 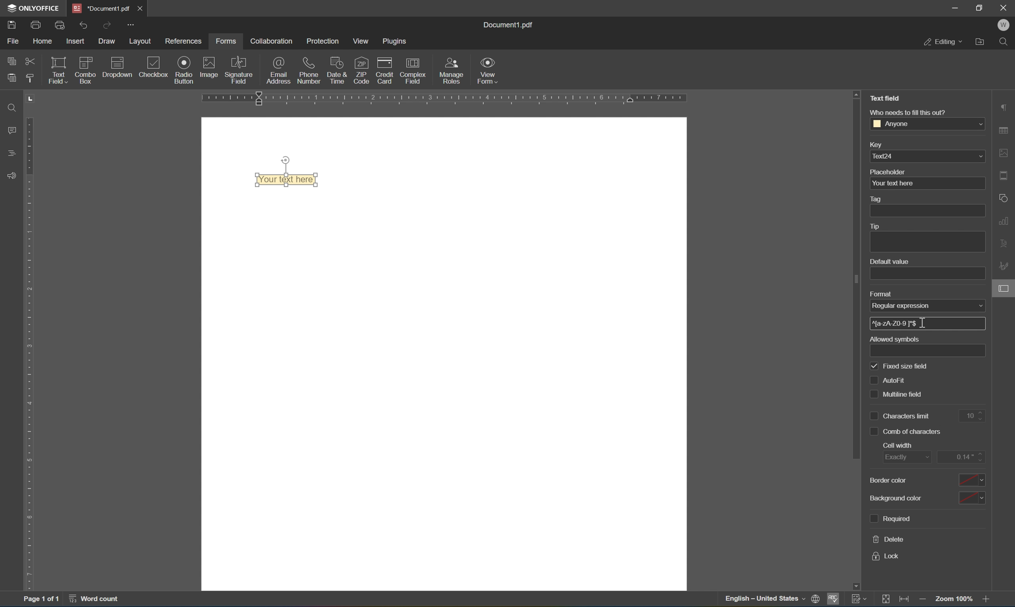 I want to click on rotate, so click(x=286, y=160).